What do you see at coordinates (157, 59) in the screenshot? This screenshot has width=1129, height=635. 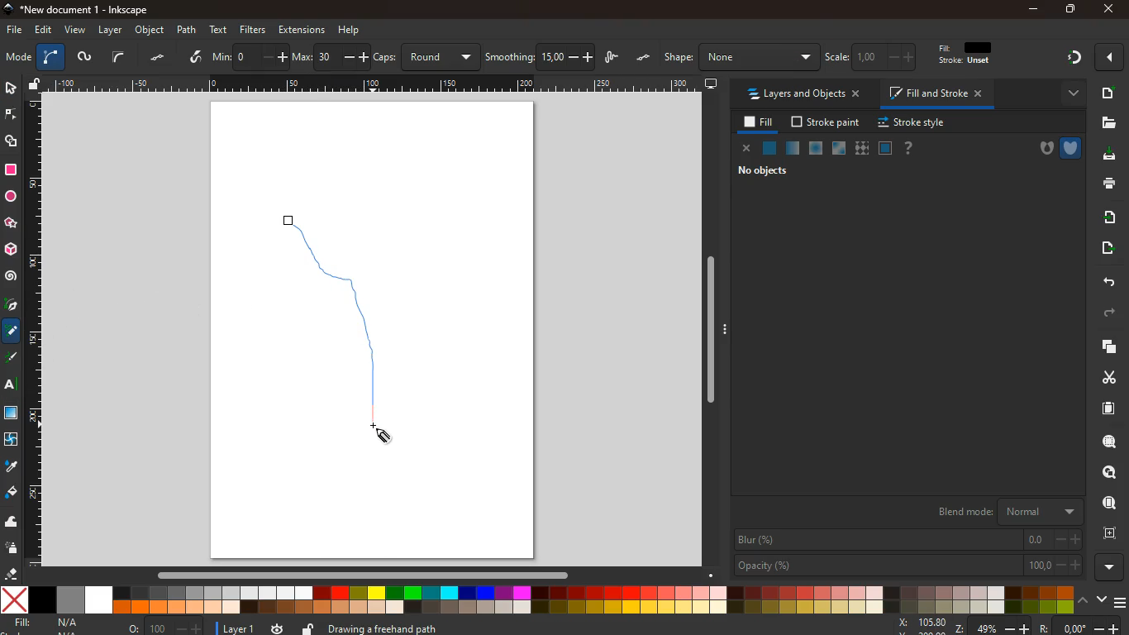 I see `tilt` at bounding box center [157, 59].